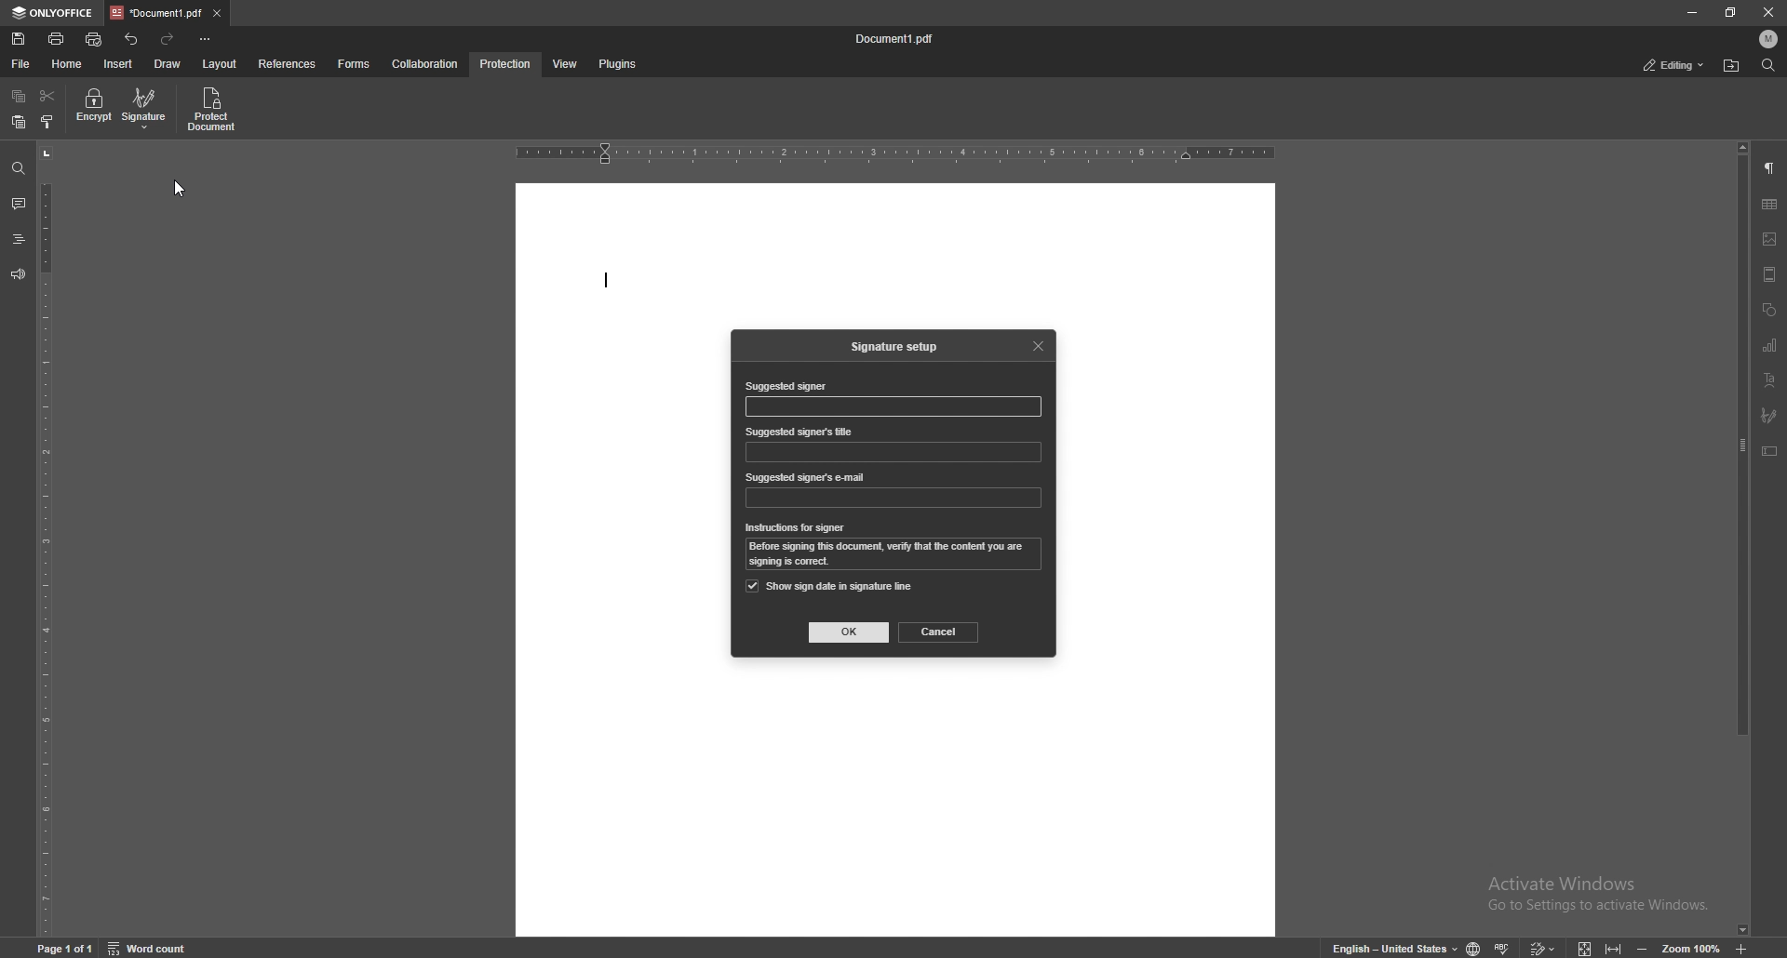  Describe the element at coordinates (19, 169) in the screenshot. I see `find` at that location.